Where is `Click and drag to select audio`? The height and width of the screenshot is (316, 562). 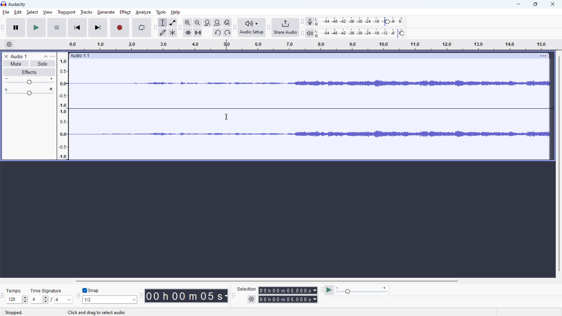 Click and drag to select audio is located at coordinates (97, 312).